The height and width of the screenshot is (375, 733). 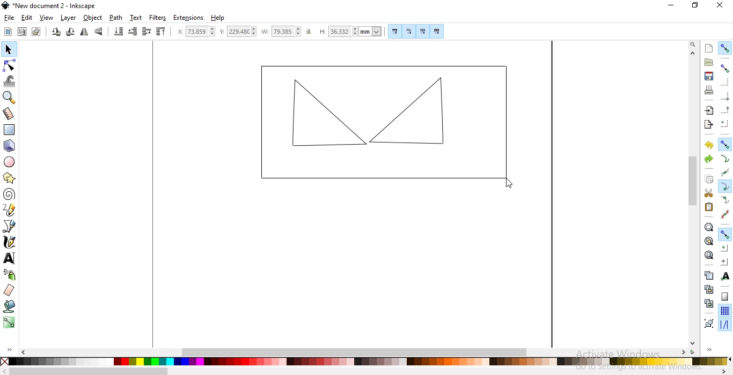 What do you see at coordinates (692, 44) in the screenshot?
I see `zoom` at bounding box center [692, 44].